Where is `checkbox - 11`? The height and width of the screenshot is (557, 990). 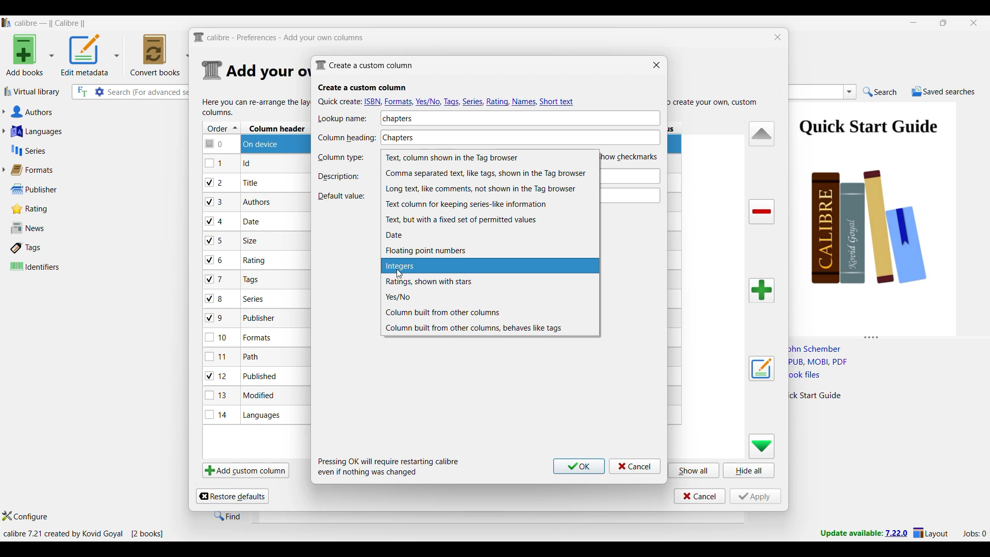 checkbox - 11 is located at coordinates (218, 356).